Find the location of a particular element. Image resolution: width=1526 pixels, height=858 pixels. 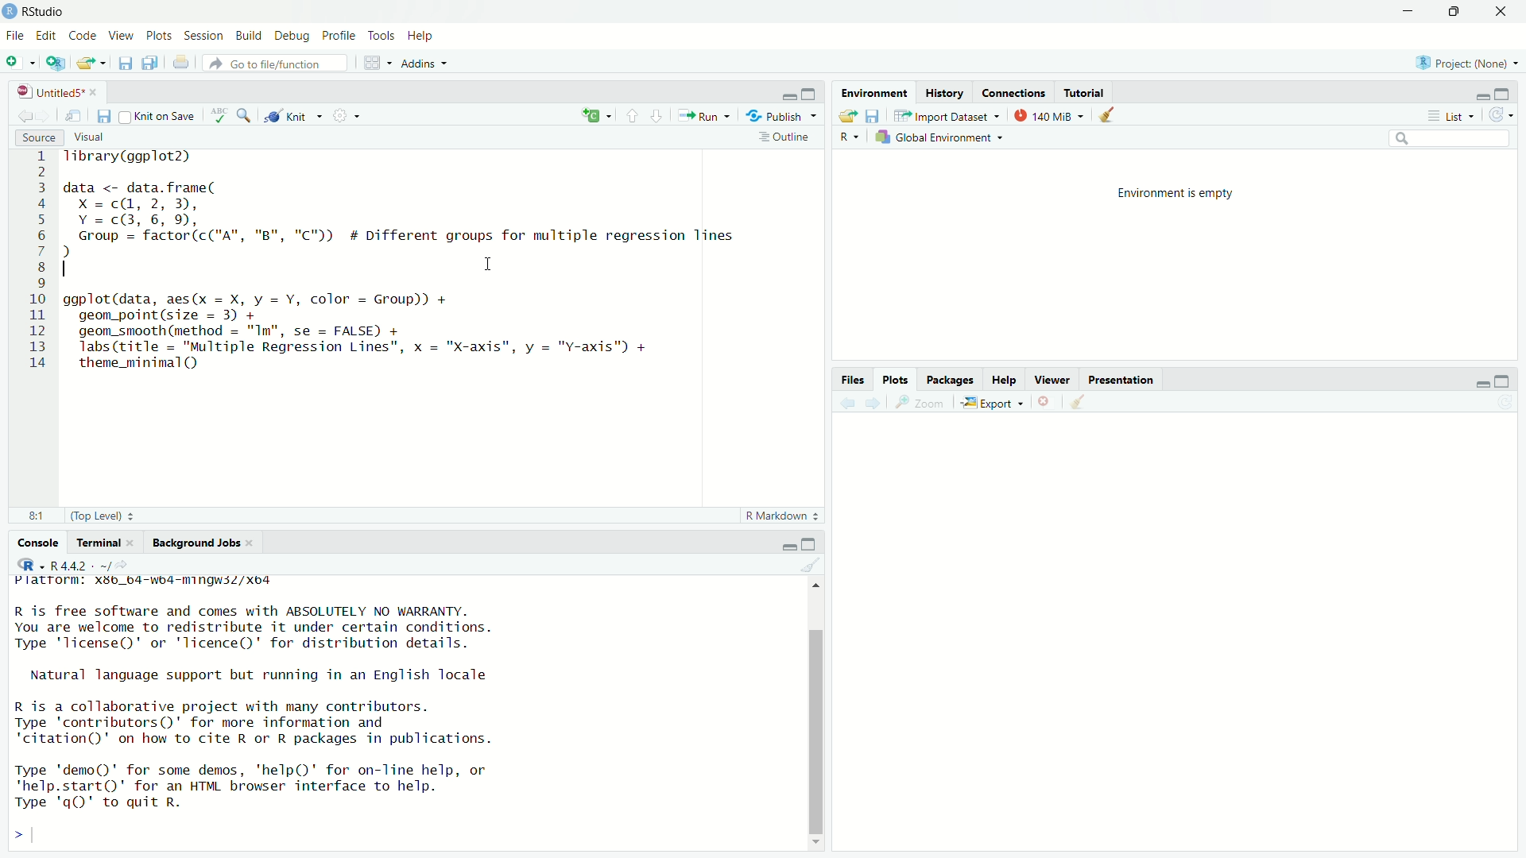

Edit is located at coordinates (48, 37).